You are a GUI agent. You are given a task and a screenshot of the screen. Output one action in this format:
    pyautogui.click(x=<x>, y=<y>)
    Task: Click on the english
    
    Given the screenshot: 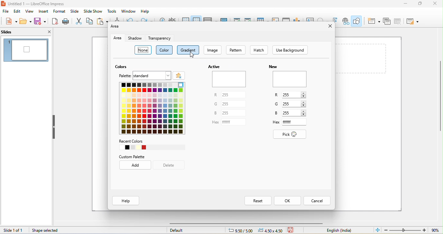 What is the action you would take?
    pyautogui.click(x=340, y=230)
    